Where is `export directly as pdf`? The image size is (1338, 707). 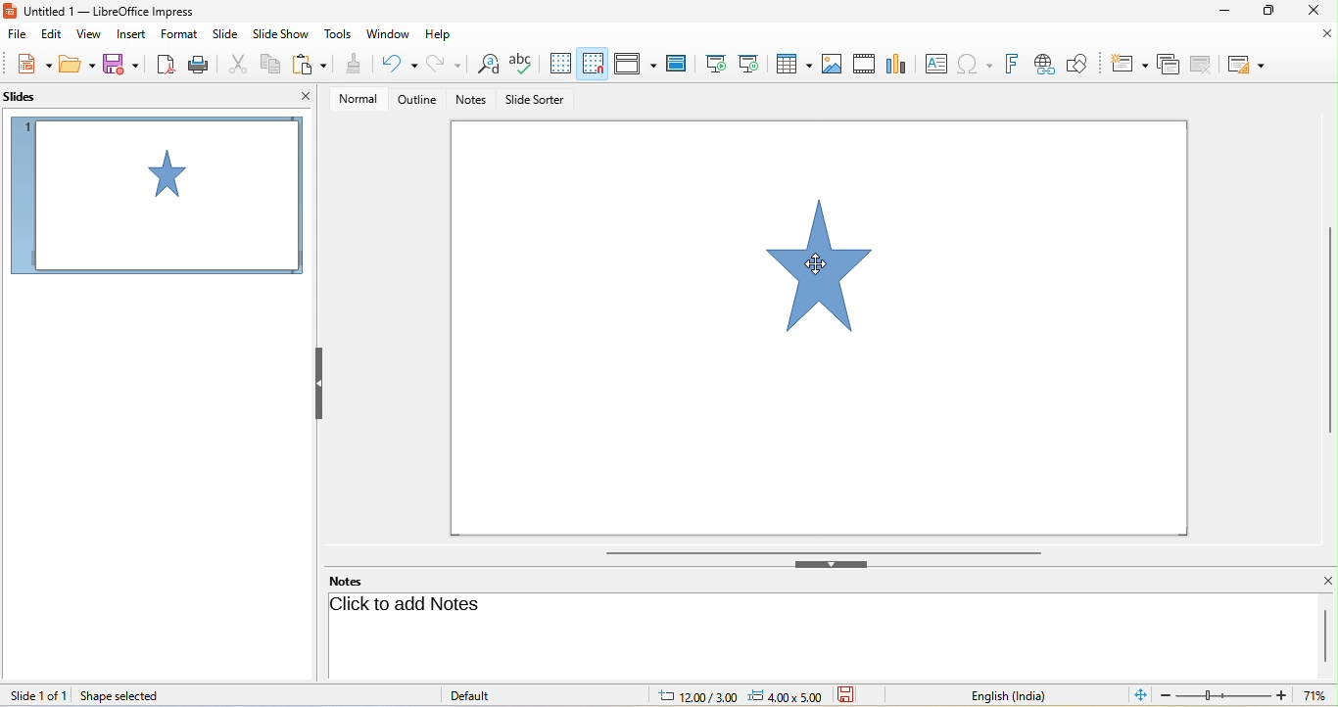 export directly as pdf is located at coordinates (163, 66).